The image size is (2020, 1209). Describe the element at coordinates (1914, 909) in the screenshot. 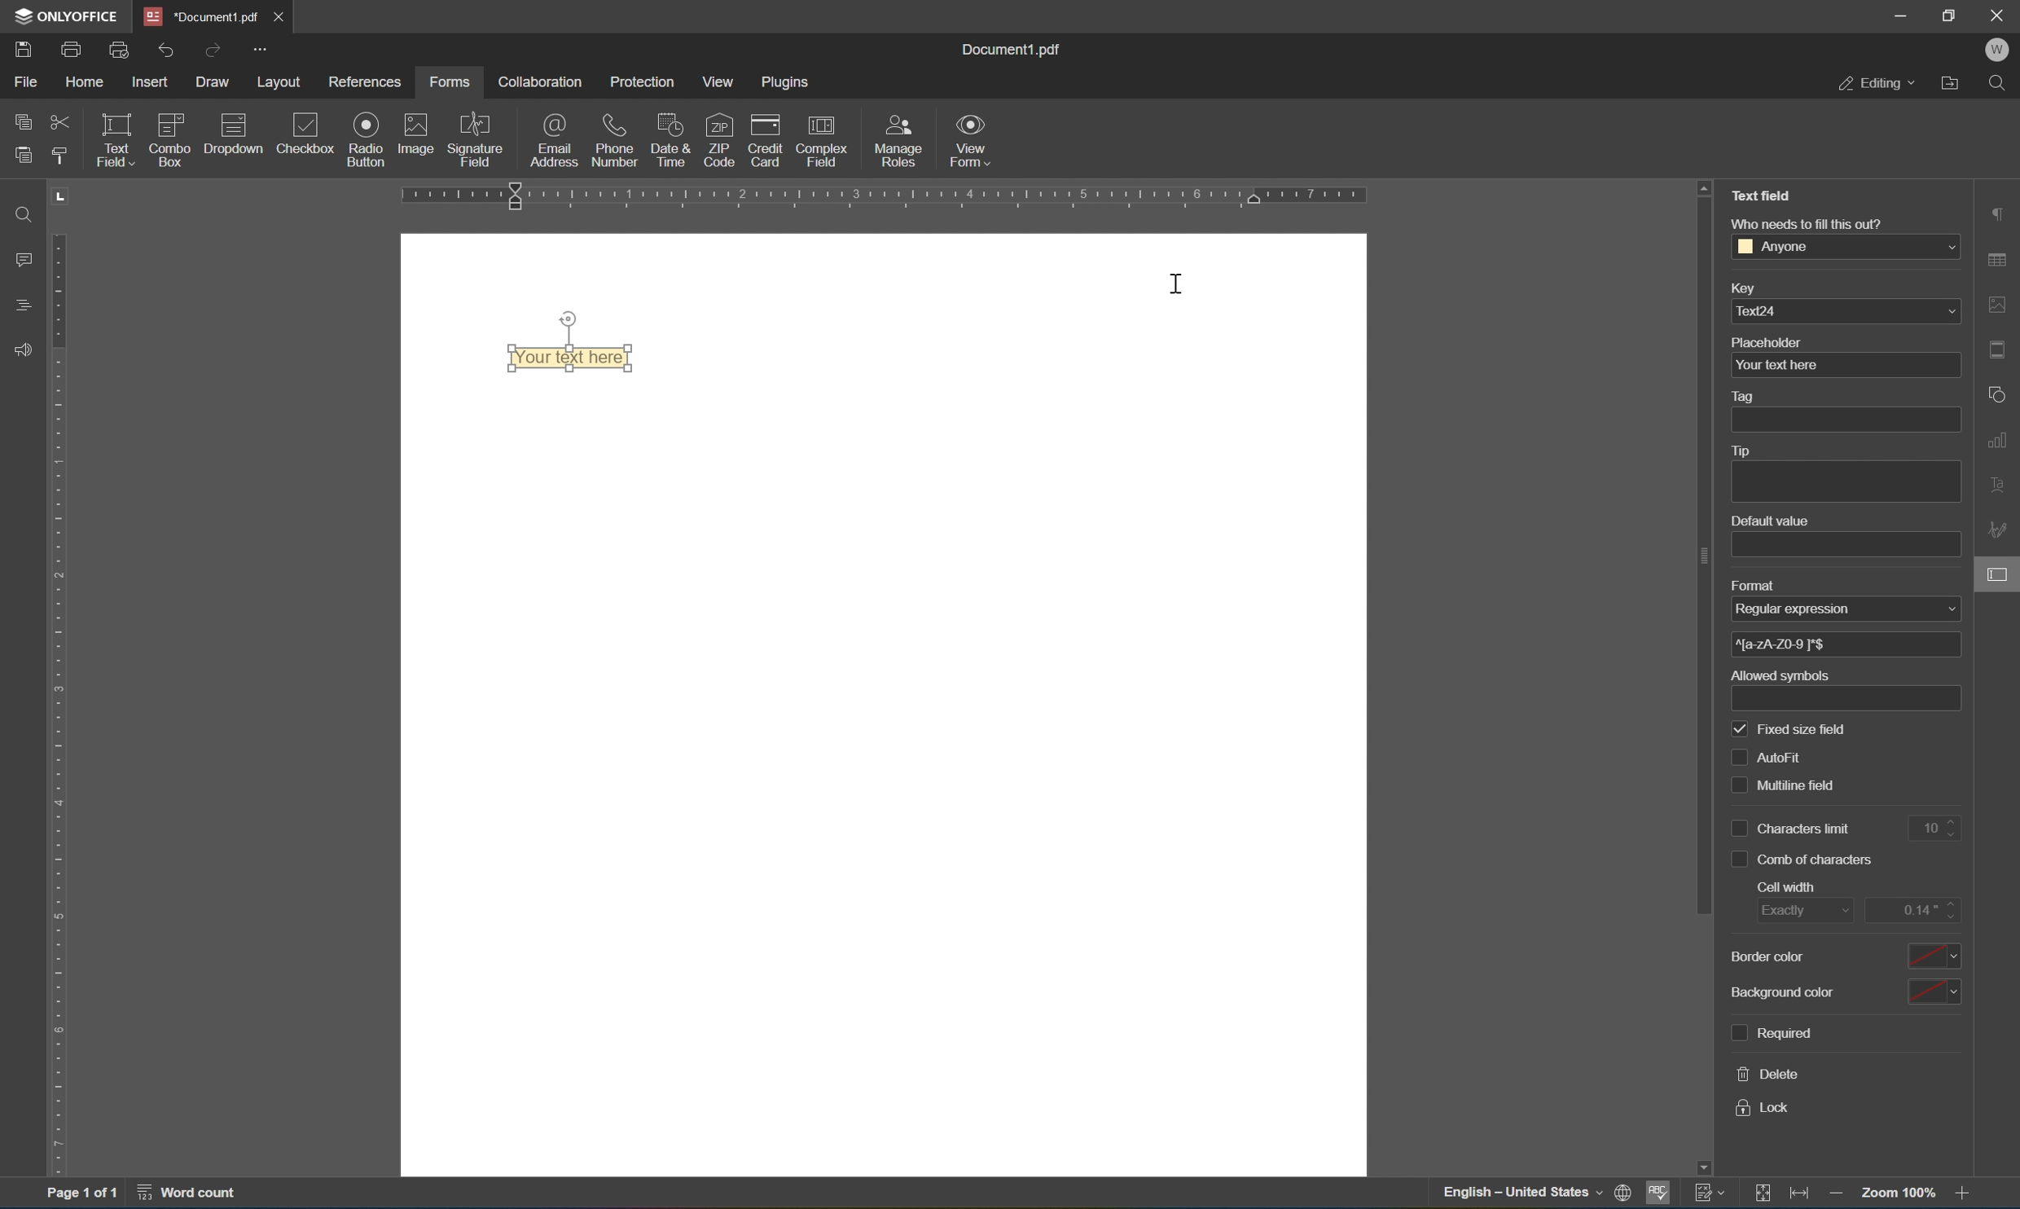

I see `edit cell width` at that location.